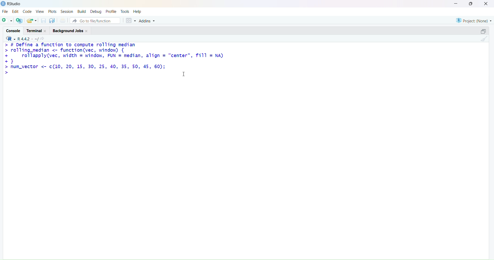  Describe the element at coordinates (67, 12) in the screenshot. I see `session` at that location.